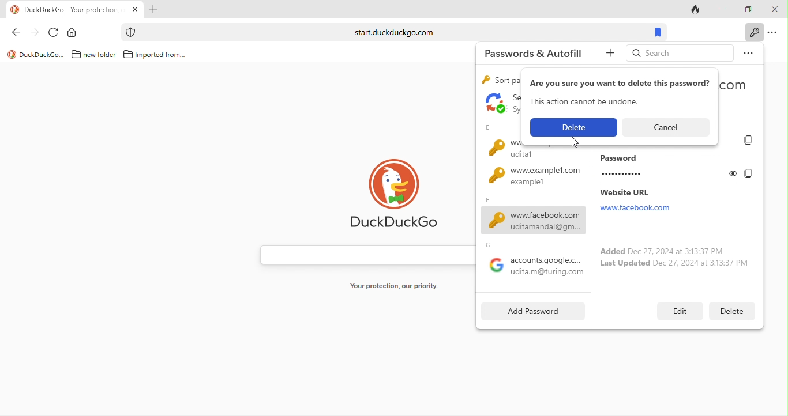  What do you see at coordinates (751, 141) in the screenshot?
I see `copy` at bounding box center [751, 141].